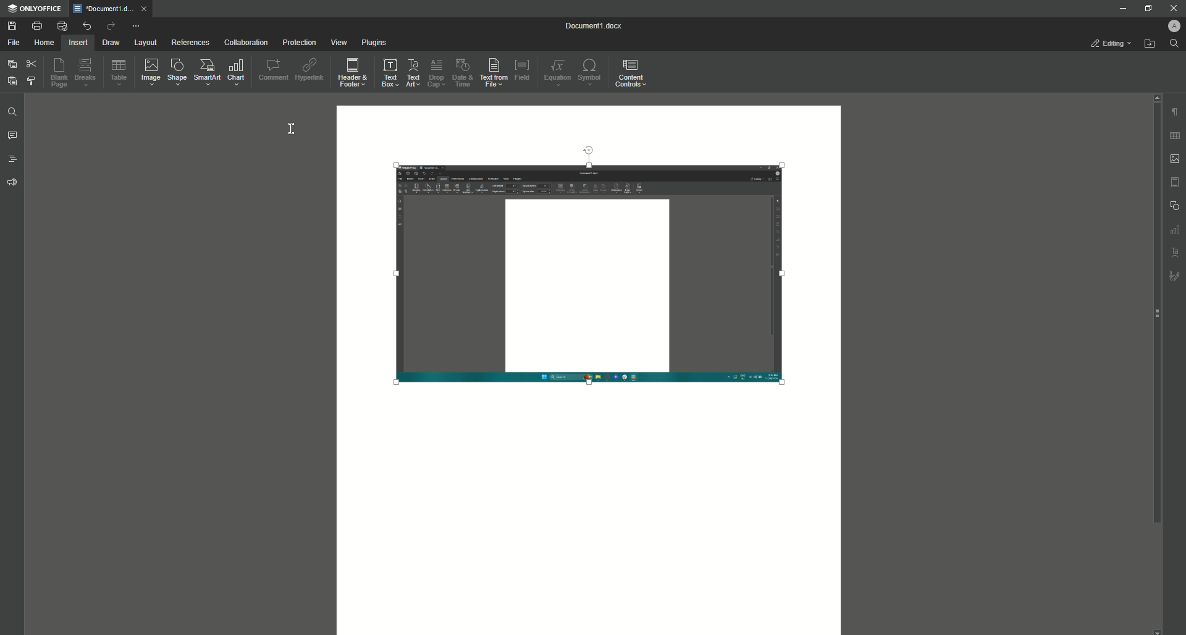 This screenshot has width=1186, height=635. I want to click on Shape Settings, so click(1175, 206).